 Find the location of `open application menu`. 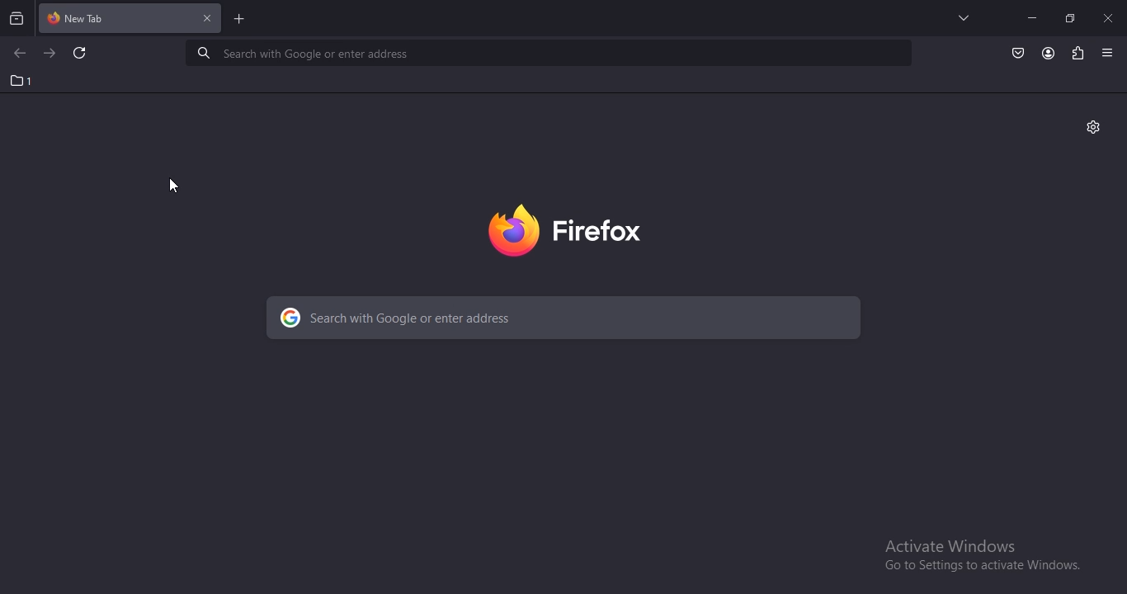

open application menu is located at coordinates (1110, 53).